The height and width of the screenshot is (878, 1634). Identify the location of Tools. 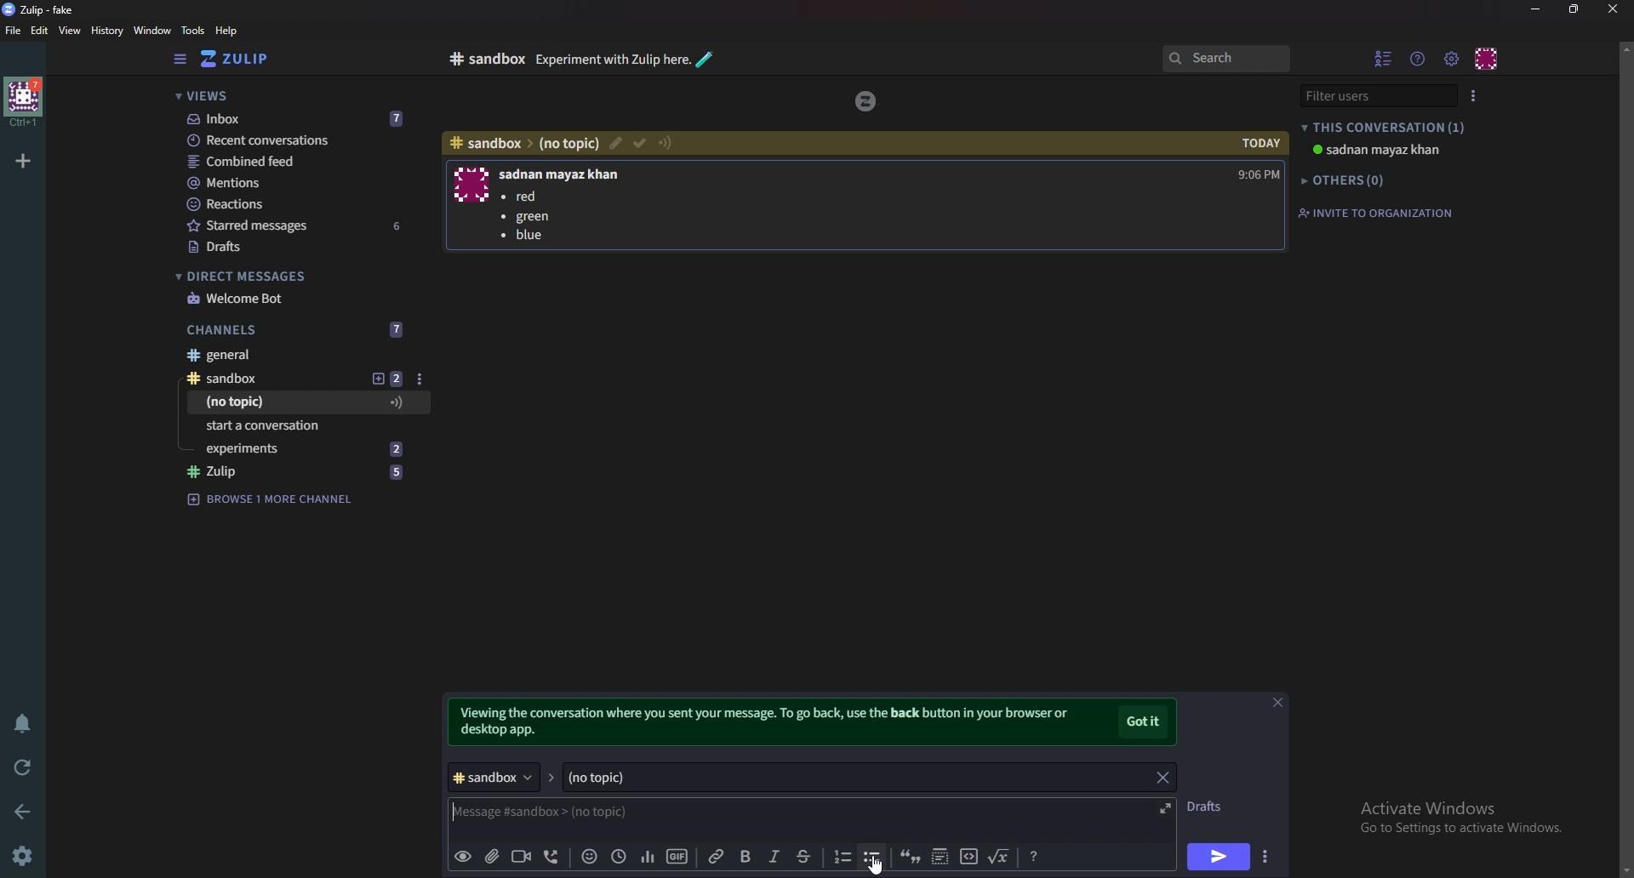
(193, 30).